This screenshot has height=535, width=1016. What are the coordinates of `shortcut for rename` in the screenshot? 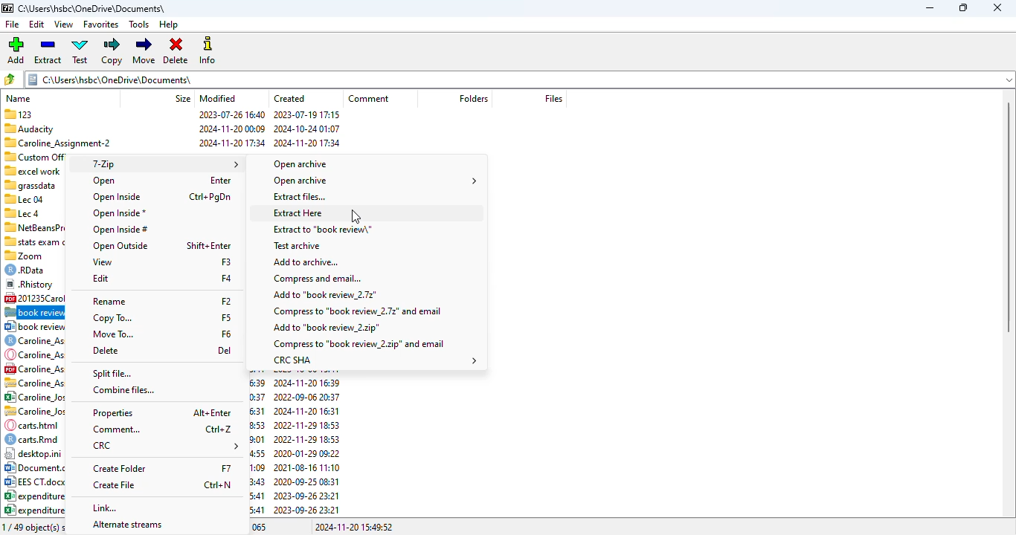 It's located at (226, 301).